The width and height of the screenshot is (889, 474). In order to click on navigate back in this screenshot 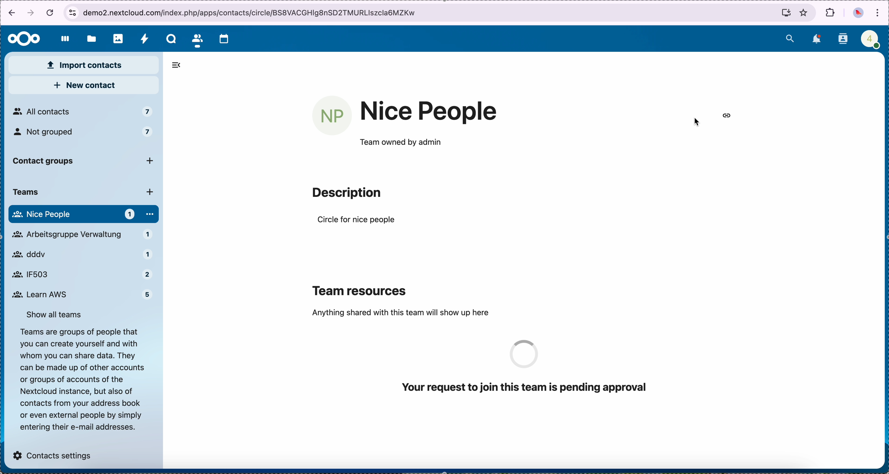, I will do `click(10, 13)`.